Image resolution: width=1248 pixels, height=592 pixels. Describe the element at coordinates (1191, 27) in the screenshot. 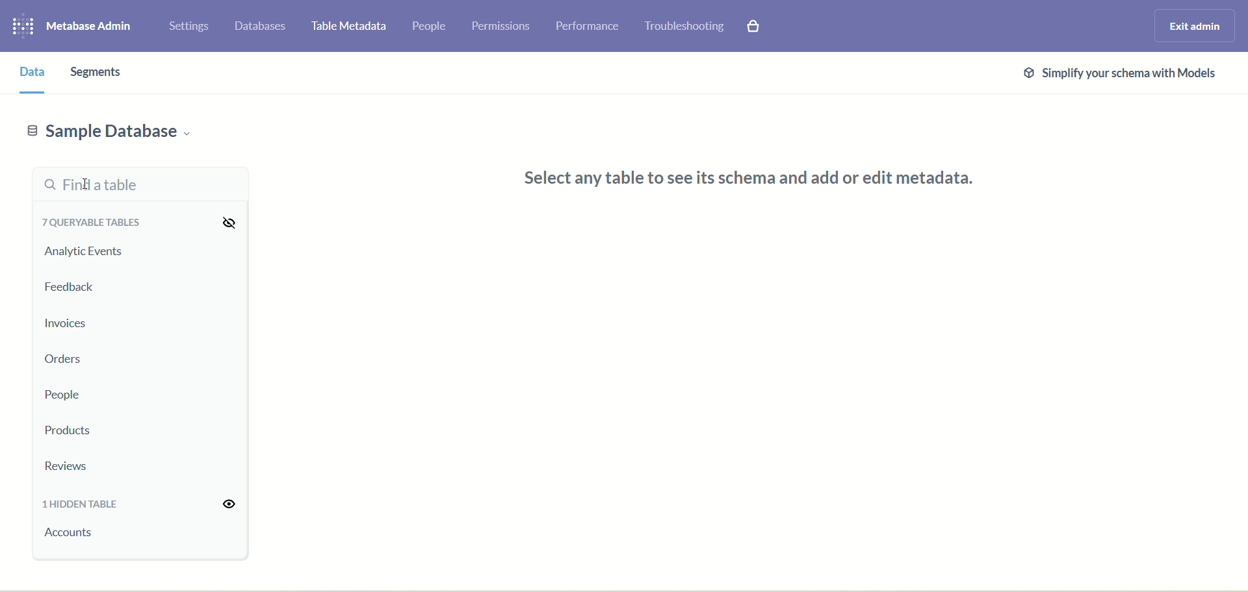

I see `exit admin` at that location.